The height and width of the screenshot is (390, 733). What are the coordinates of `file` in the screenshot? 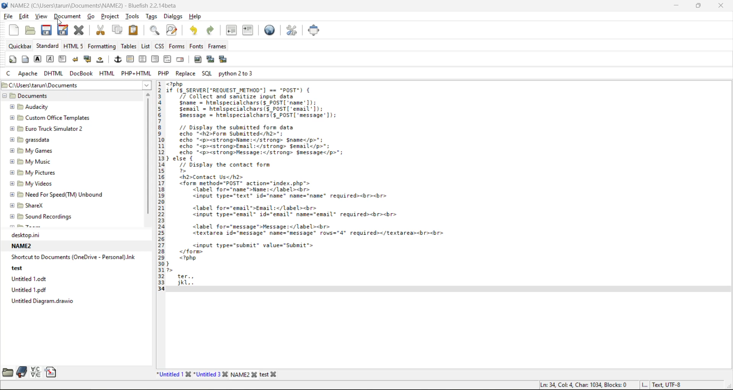 It's located at (8, 16).